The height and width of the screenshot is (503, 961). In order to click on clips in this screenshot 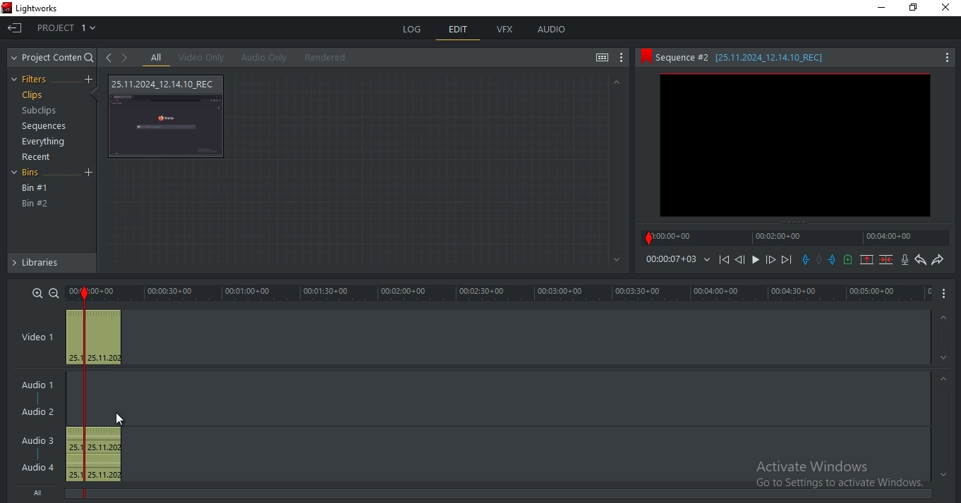, I will do `click(32, 95)`.